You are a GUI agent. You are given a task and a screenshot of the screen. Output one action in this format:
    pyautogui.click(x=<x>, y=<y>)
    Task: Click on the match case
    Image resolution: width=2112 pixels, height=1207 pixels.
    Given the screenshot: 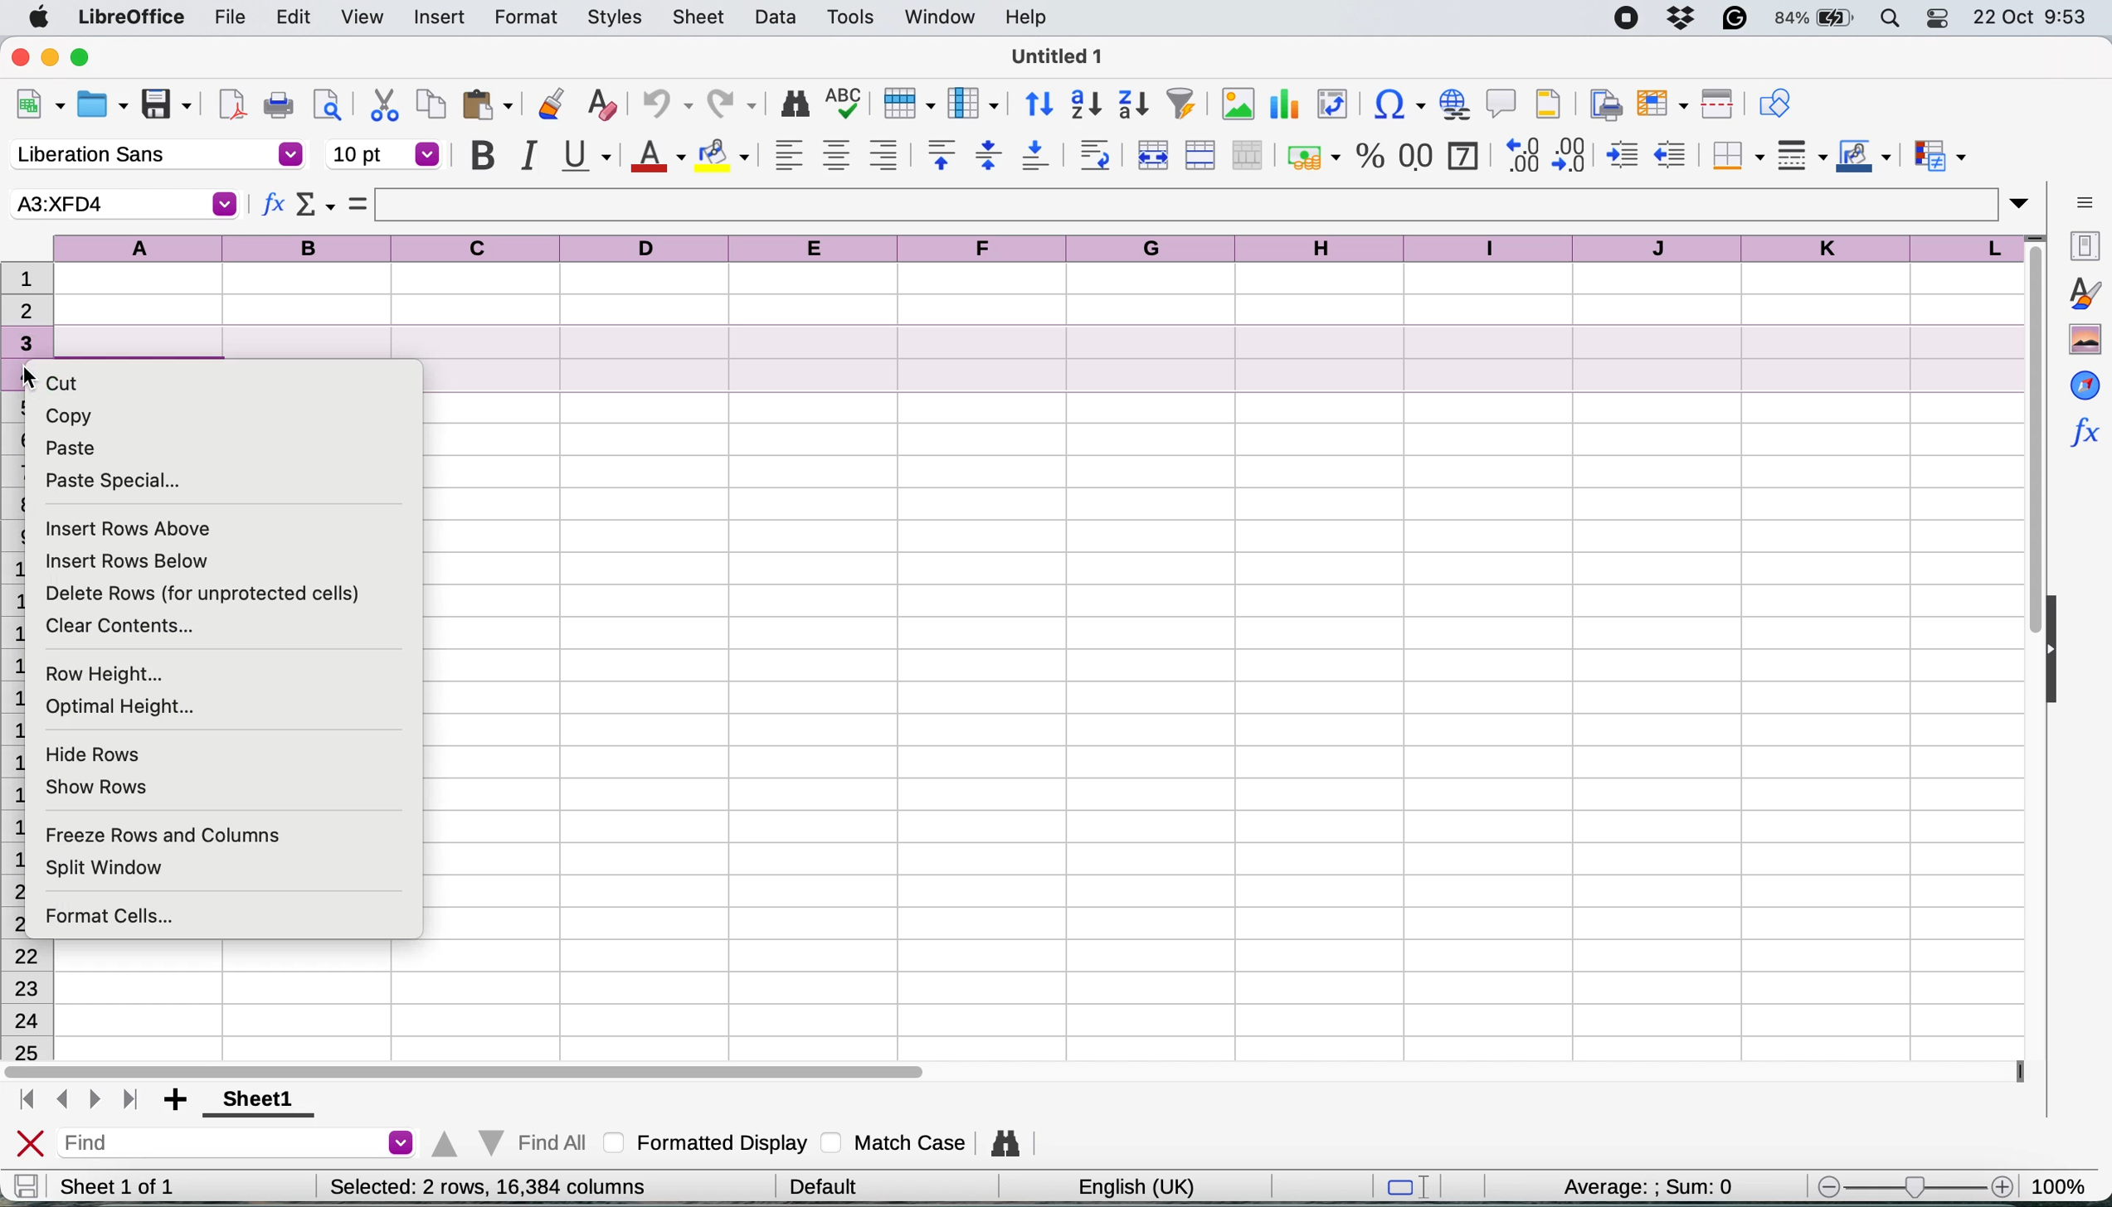 What is the action you would take?
    pyautogui.click(x=894, y=1142)
    